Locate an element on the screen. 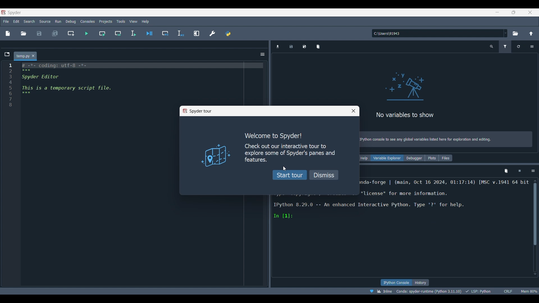 The width and height of the screenshot is (539, 303). move up is located at coordinates (535, 180).